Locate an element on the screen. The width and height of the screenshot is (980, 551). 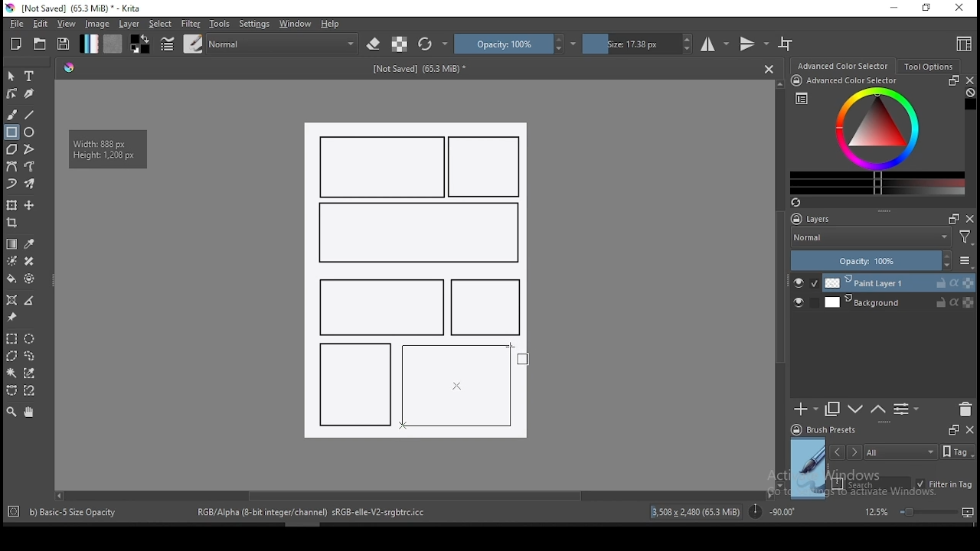
opacity is located at coordinates (515, 44).